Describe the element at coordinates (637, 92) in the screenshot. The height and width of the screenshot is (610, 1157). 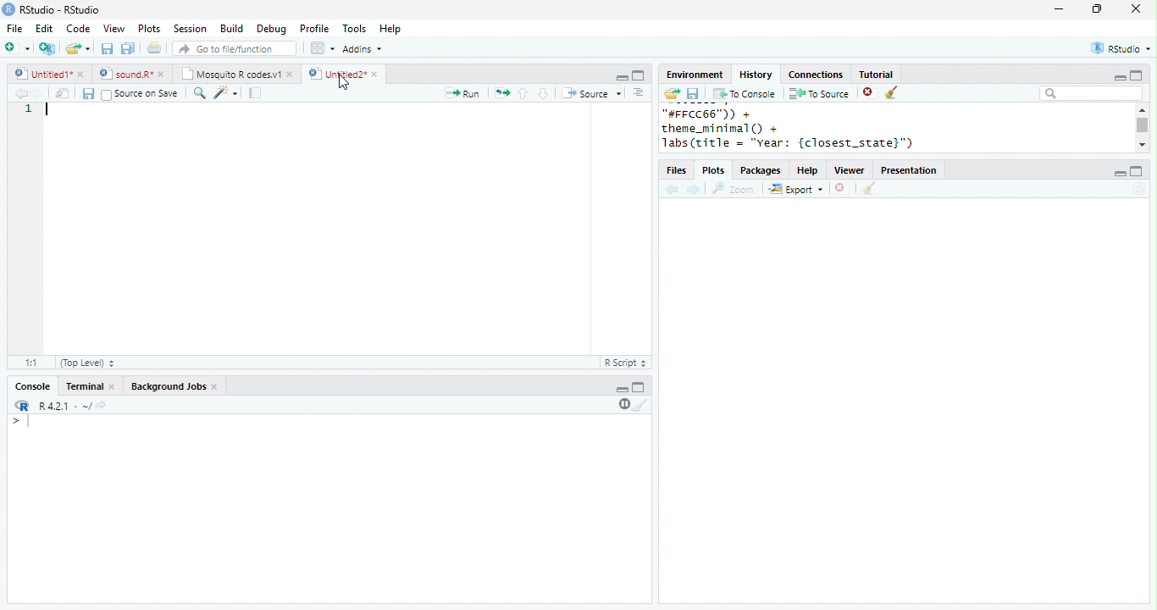
I see `options` at that location.